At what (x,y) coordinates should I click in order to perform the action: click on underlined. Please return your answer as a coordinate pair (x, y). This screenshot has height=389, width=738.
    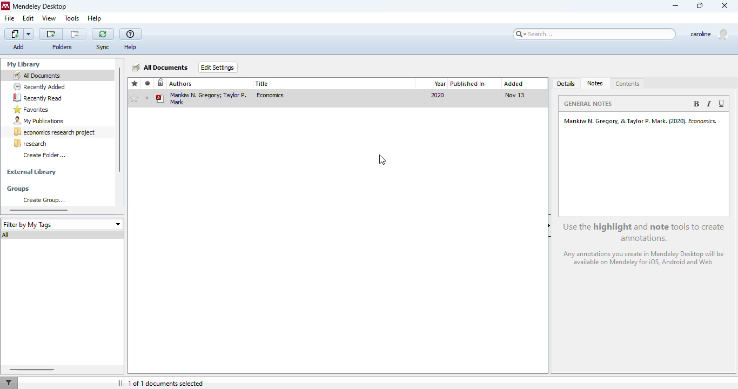
    Looking at the image, I should click on (722, 104).